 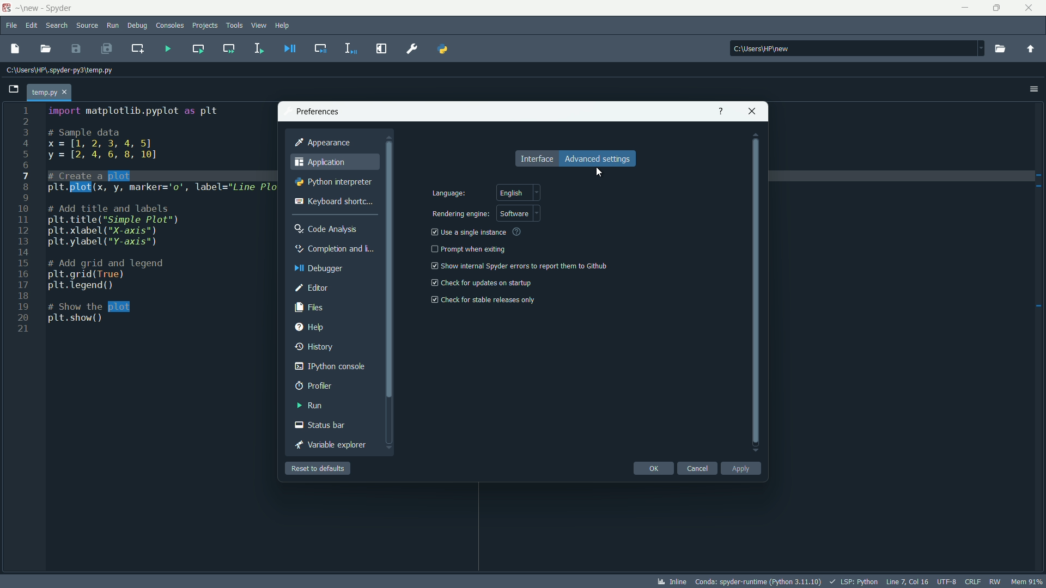 What do you see at coordinates (198, 48) in the screenshot?
I see `run current cell` at bounding box center [198, 48].